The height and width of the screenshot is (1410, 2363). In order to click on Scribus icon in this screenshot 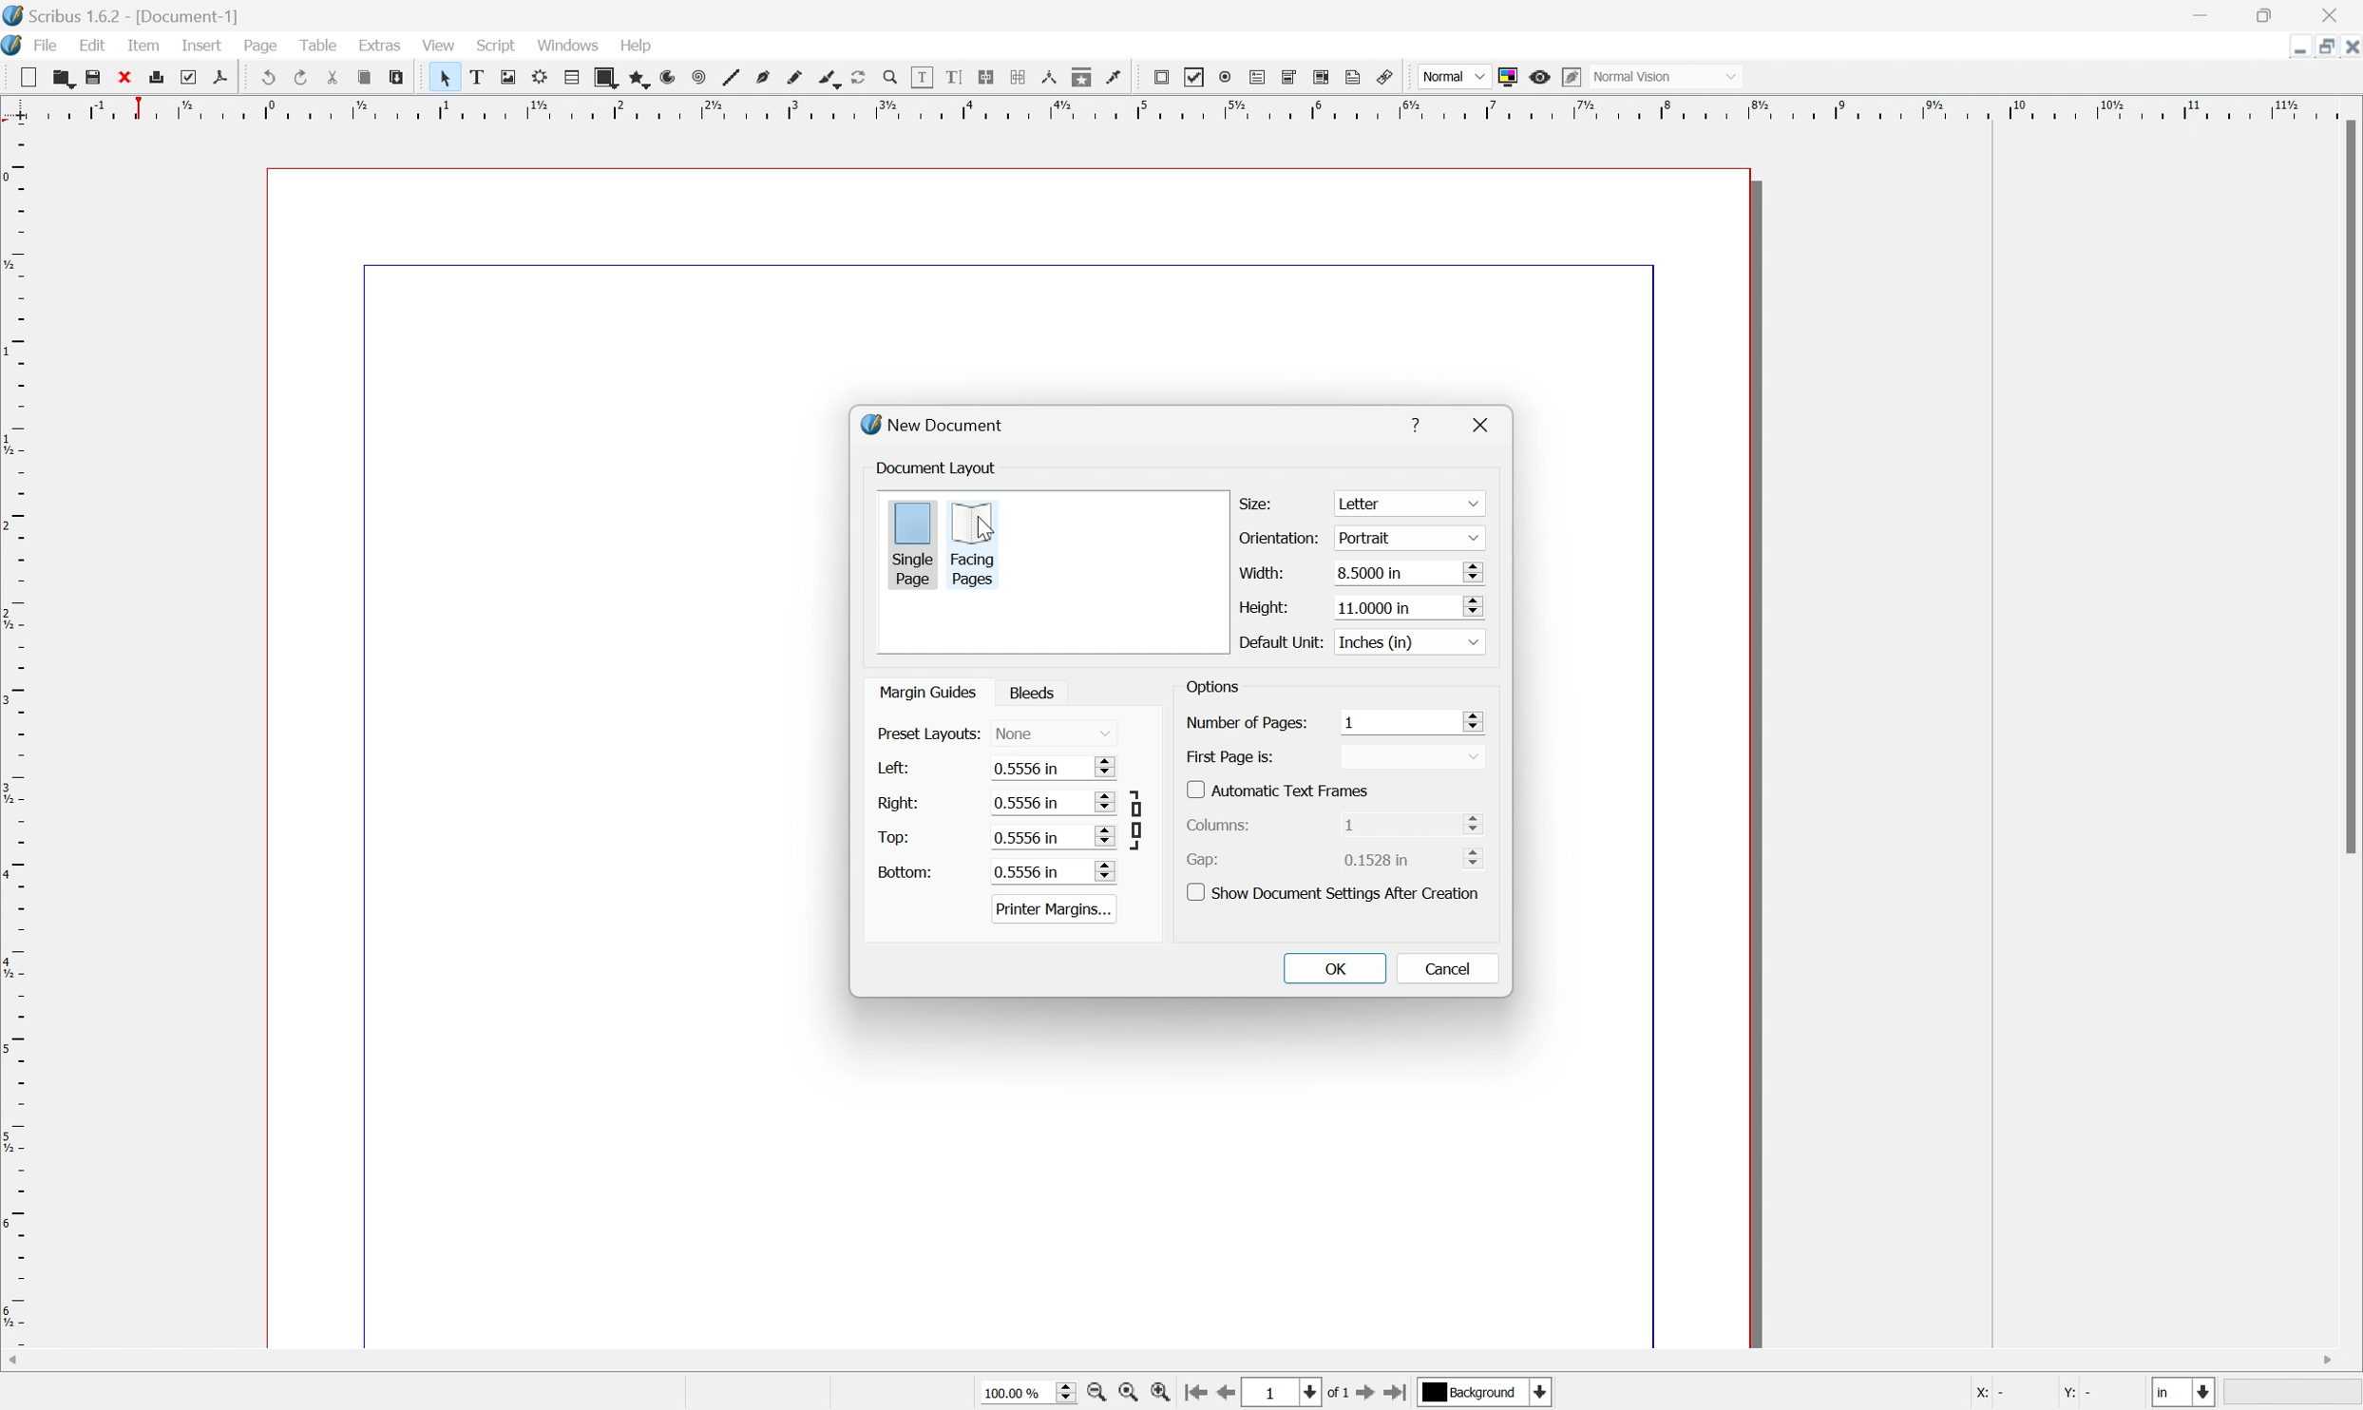, I will do `click(15, 48)`.